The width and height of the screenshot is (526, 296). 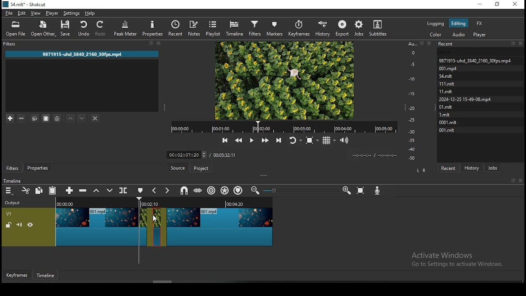 What do you see at coordinates (35, 118) in the screenshot?
I see `copy` at bounding box center [35, 118].